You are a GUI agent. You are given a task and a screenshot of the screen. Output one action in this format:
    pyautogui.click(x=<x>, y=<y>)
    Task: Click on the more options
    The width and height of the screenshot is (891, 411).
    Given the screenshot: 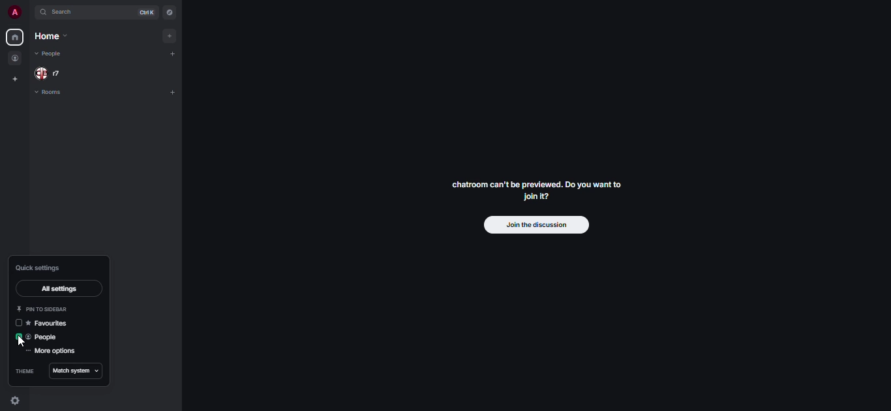 What is the action you would take?
    pyautogui.click(x=52, y=352)
    